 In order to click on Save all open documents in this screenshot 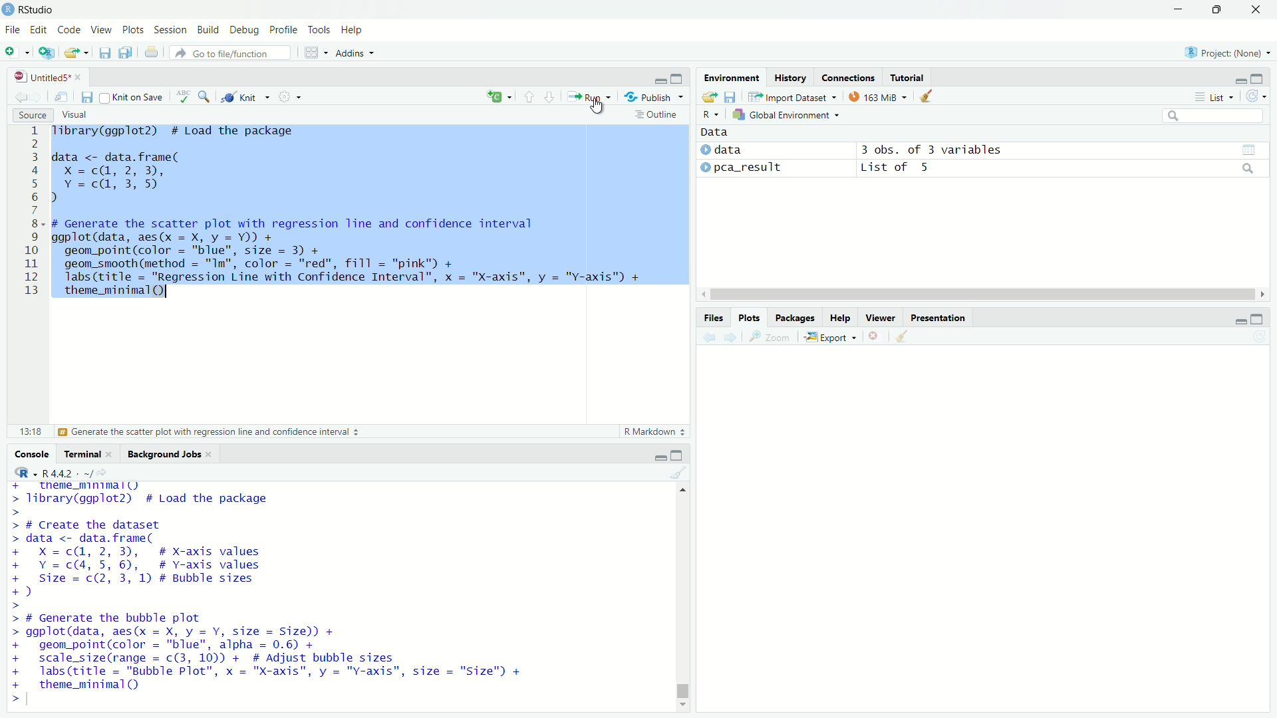, I will do `click(126, 52)`.